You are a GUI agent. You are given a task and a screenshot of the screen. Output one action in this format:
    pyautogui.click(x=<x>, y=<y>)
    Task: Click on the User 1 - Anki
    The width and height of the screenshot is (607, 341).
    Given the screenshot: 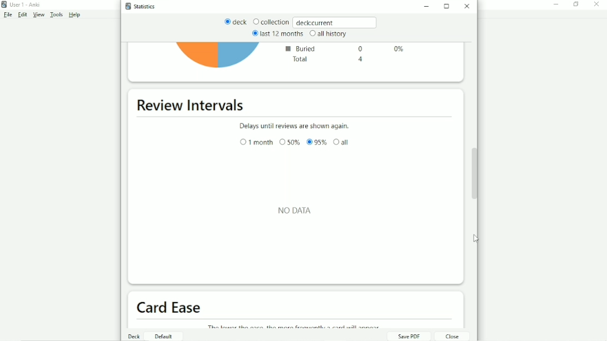 What is the action you would take?
    pyautogui.click(x=25, y=4)
    